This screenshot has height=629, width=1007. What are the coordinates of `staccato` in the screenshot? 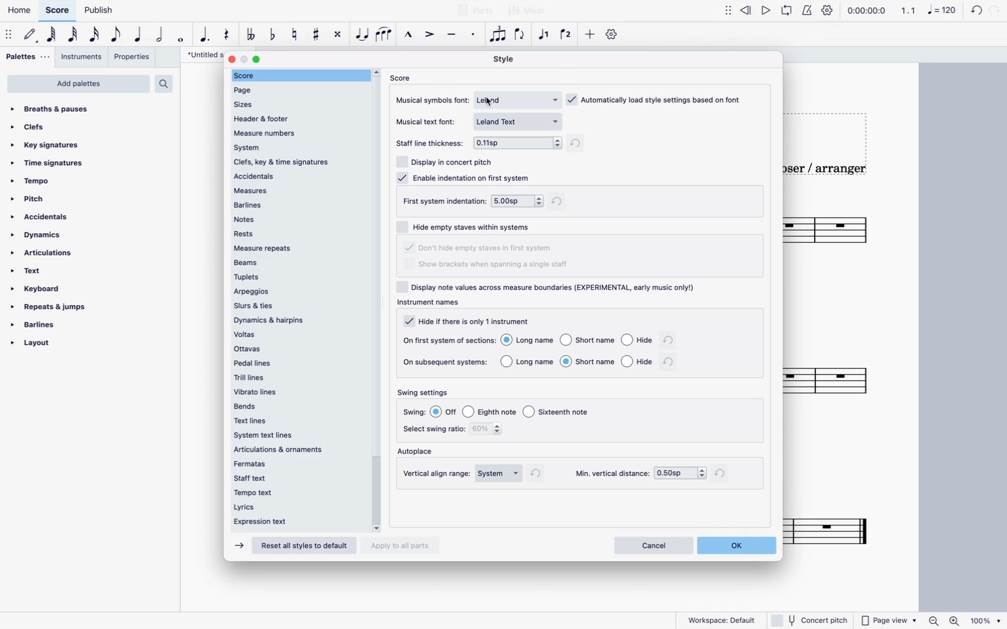 It's located at (473, 38).